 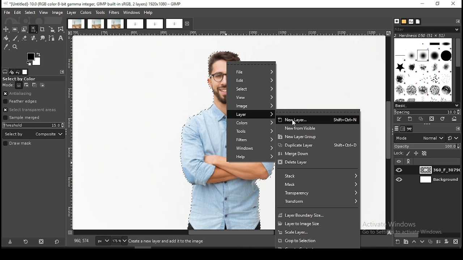 I want to click on edit, so click(x=252, y=81).